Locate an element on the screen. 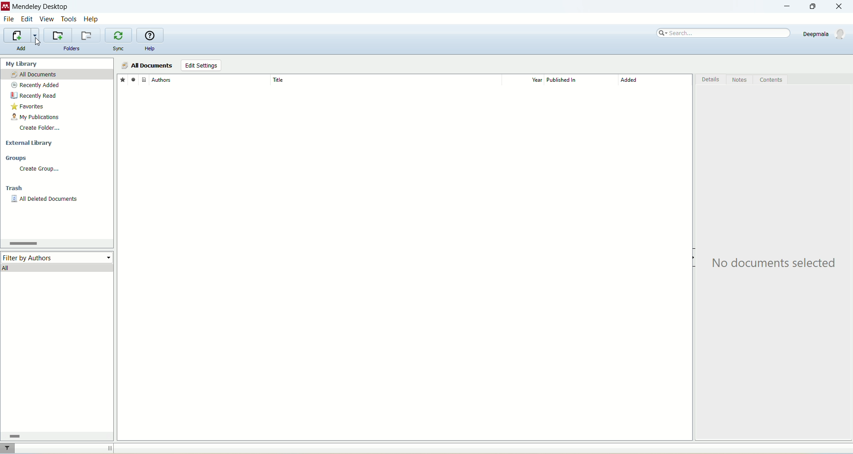  mendeley desktop is located at coordinates (39, 8).